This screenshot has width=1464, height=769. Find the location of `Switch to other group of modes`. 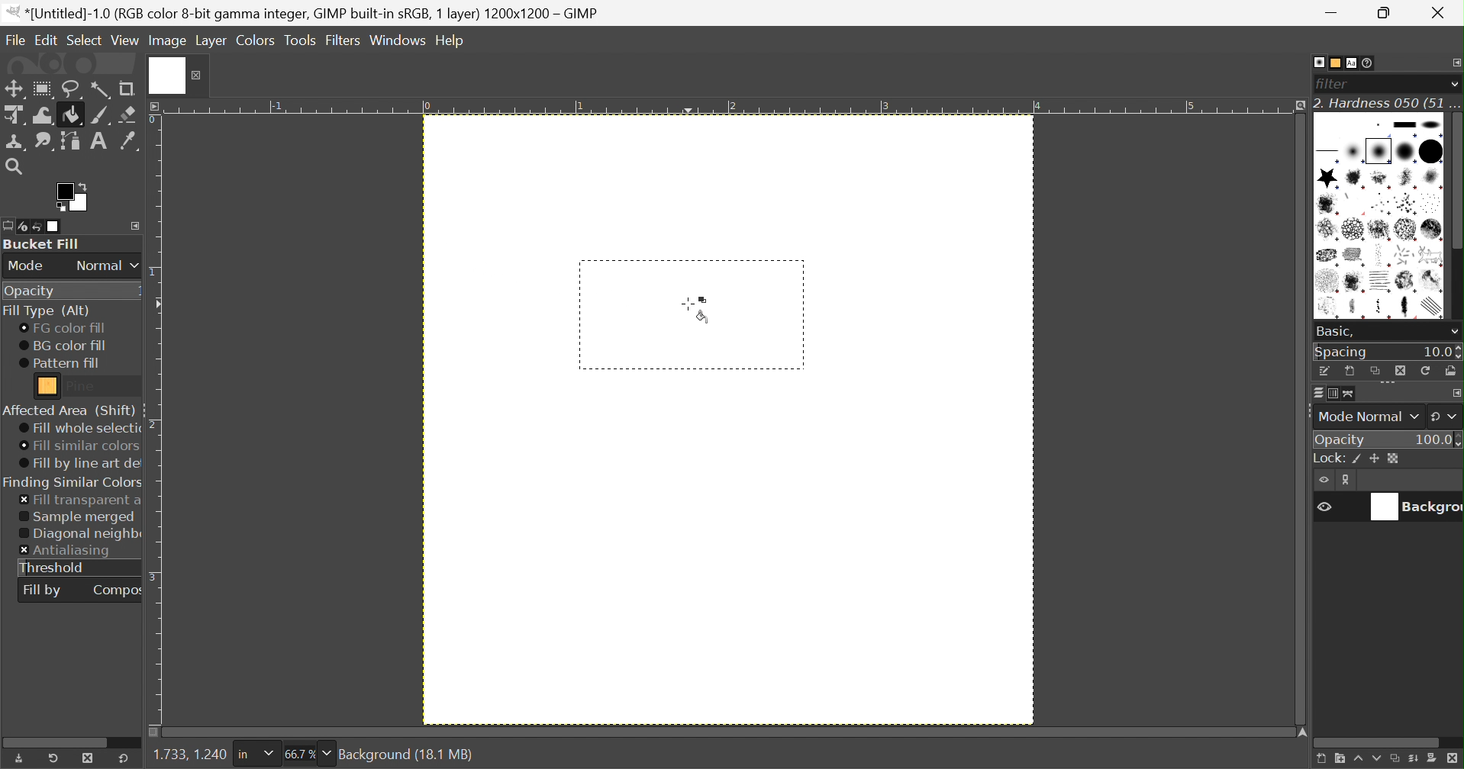

Switch to other group of modes is located at coordinates (1446, 417).